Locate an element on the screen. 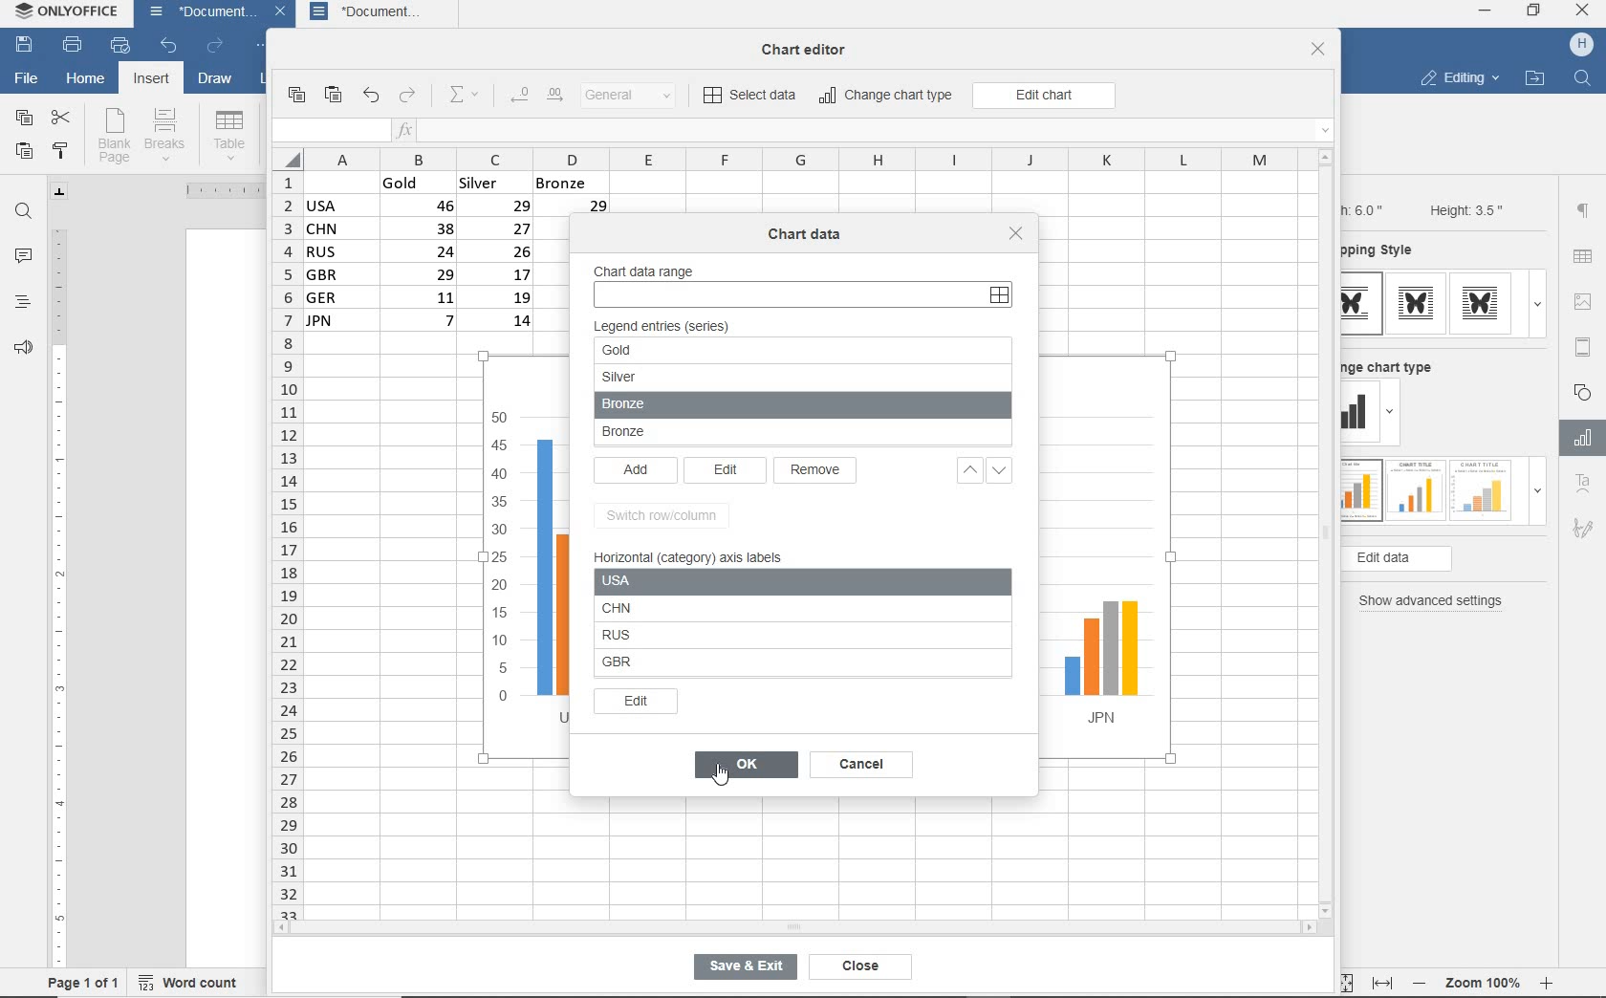 This screenshot has height=998, width=1606. print is located at coordinates (72, 46).